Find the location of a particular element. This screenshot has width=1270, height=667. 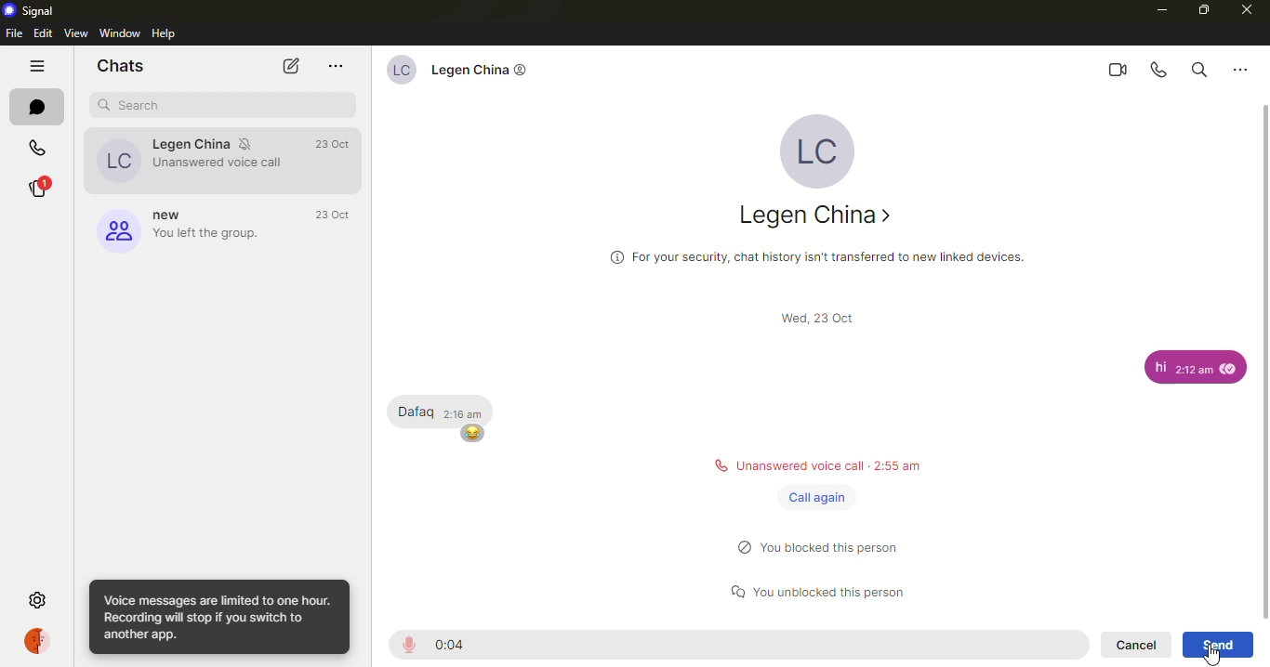

help is located at coordinates (172, 33).